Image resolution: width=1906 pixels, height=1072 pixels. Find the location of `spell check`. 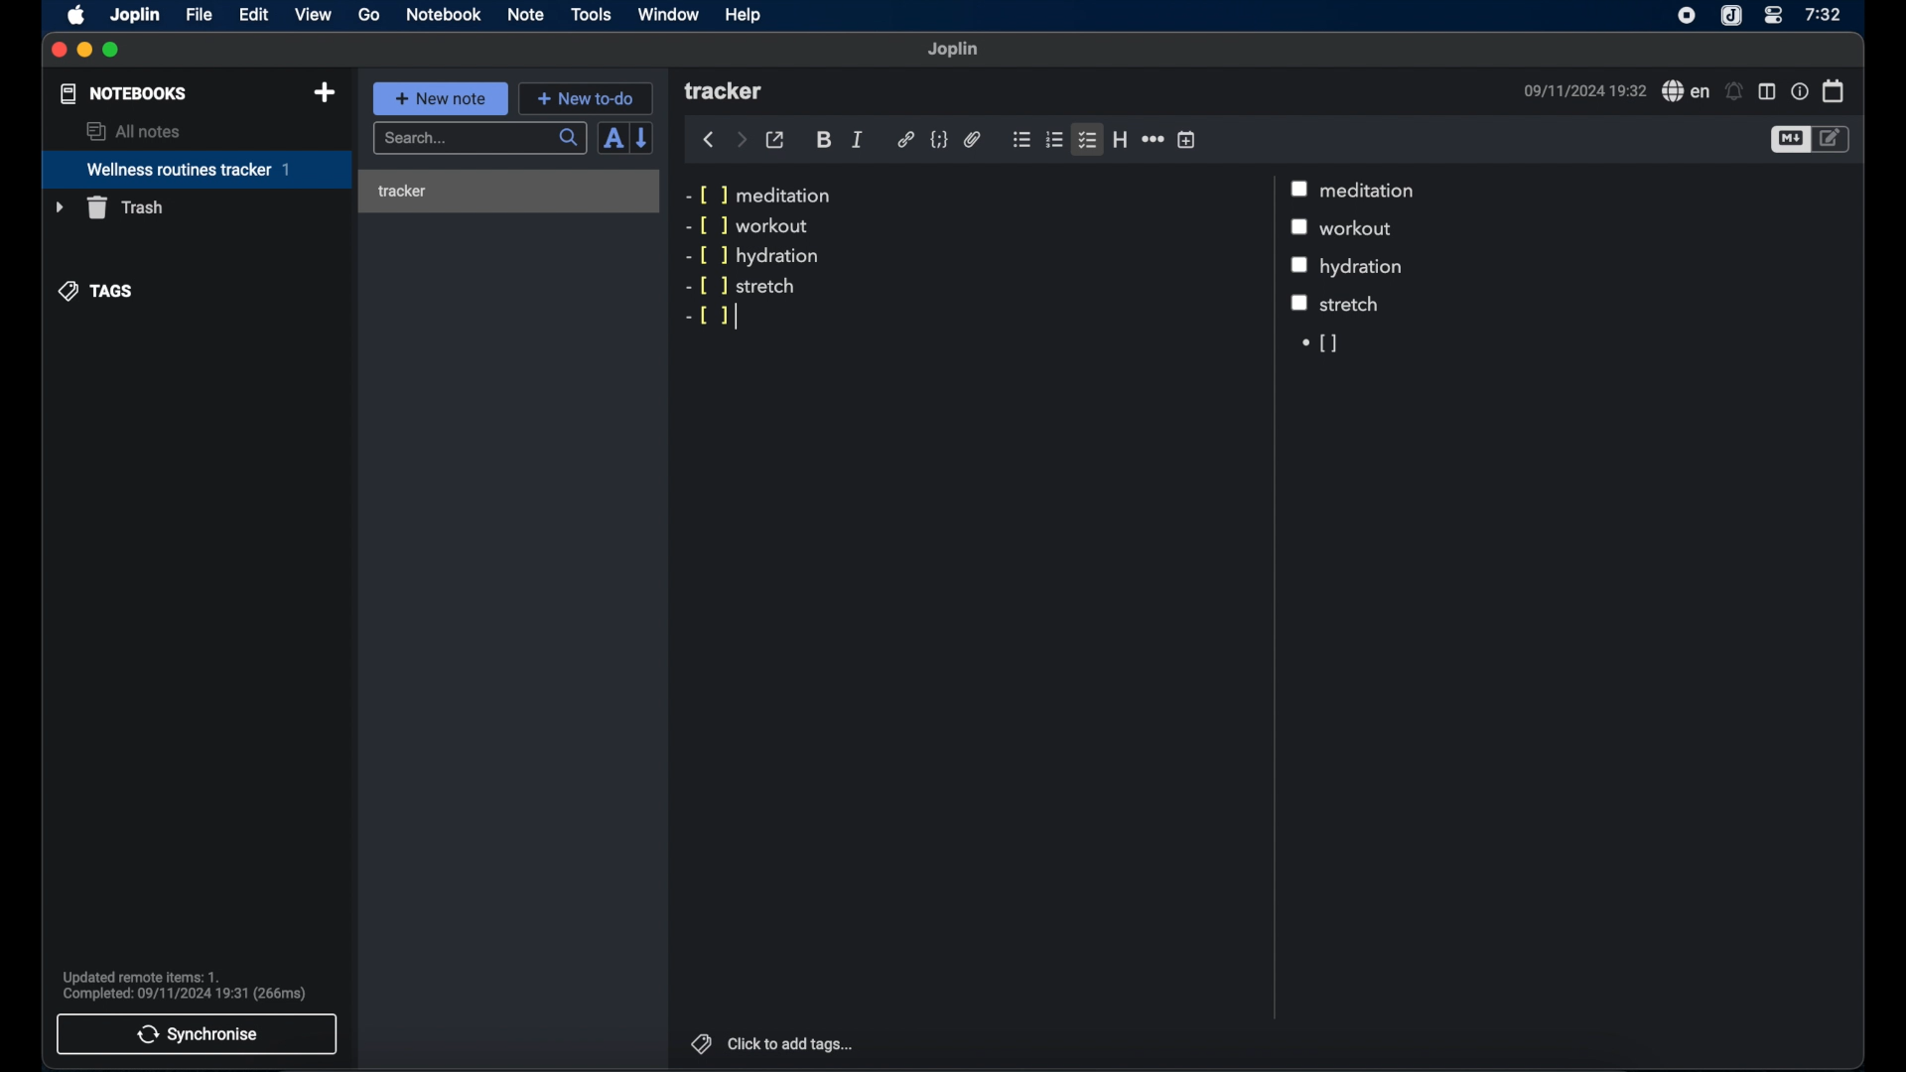

spell check is located at coordinates (1683, 90).